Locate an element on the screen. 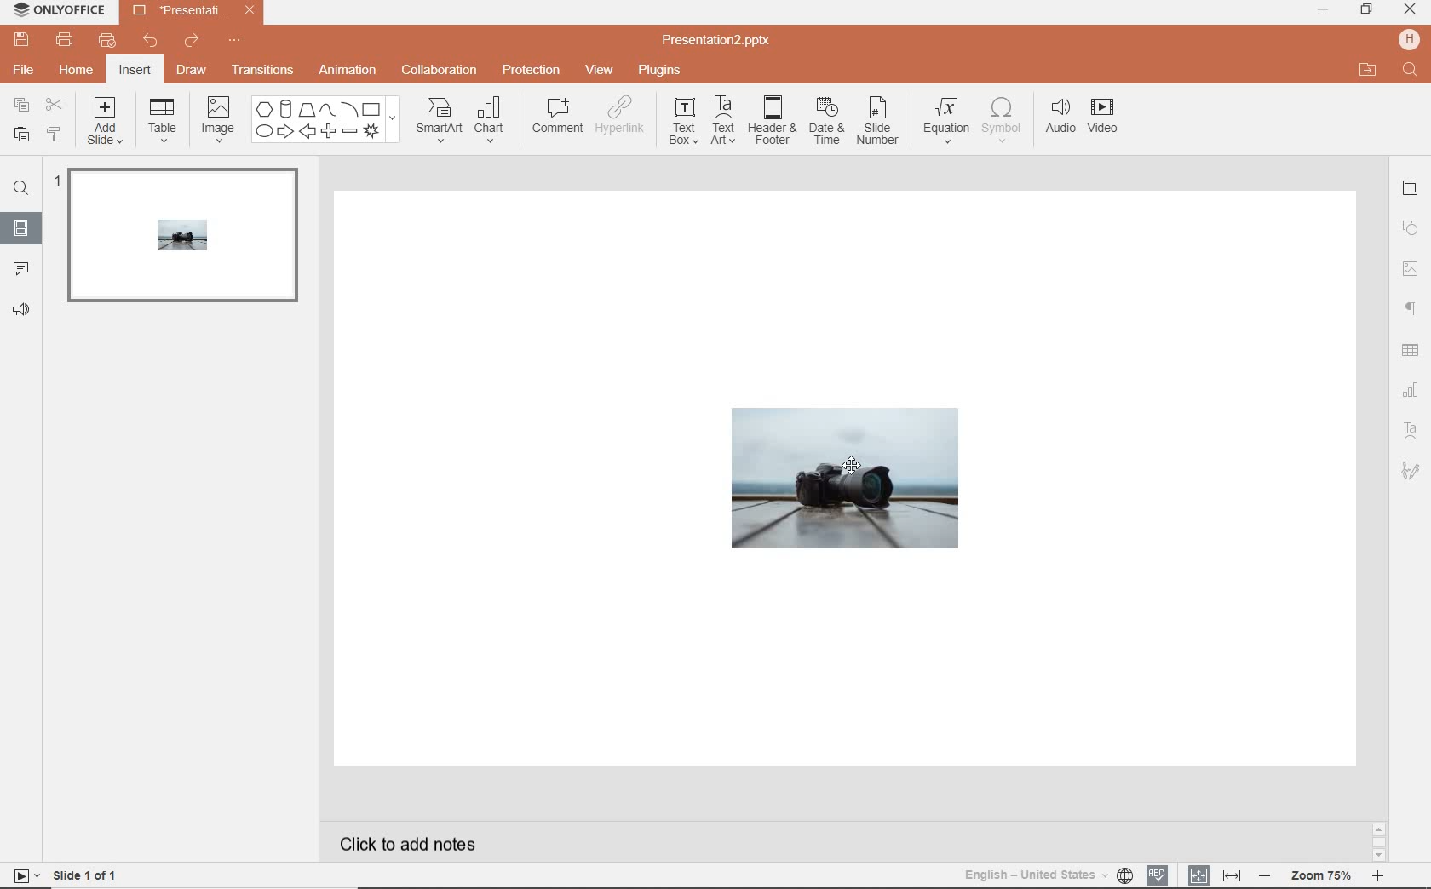  shapes is located at coordinates (1410, 227).